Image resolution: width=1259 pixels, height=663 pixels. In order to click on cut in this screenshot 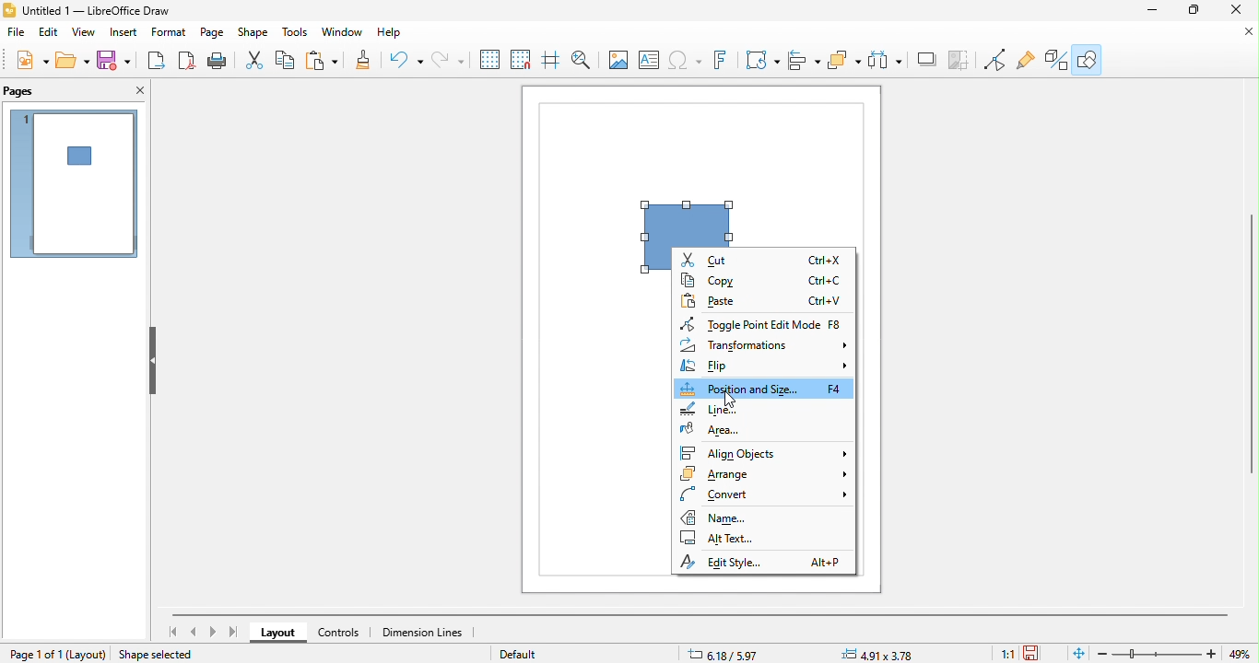, I will do `click(257, 62)`.